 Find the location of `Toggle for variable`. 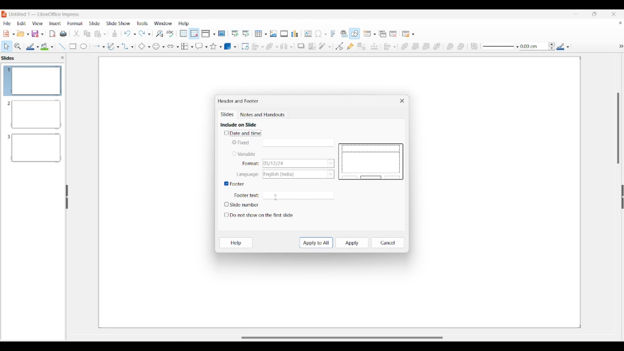

Toggle for variable is located at coordinates (243, 153).